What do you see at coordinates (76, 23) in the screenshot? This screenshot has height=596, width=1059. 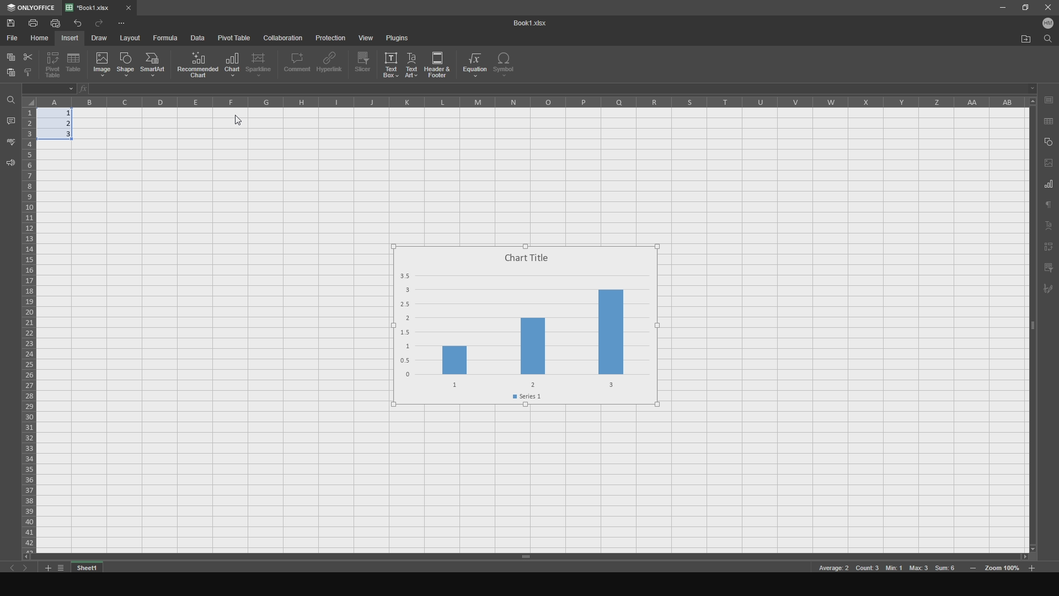 I see `undo` at bounding box center [76, 23].